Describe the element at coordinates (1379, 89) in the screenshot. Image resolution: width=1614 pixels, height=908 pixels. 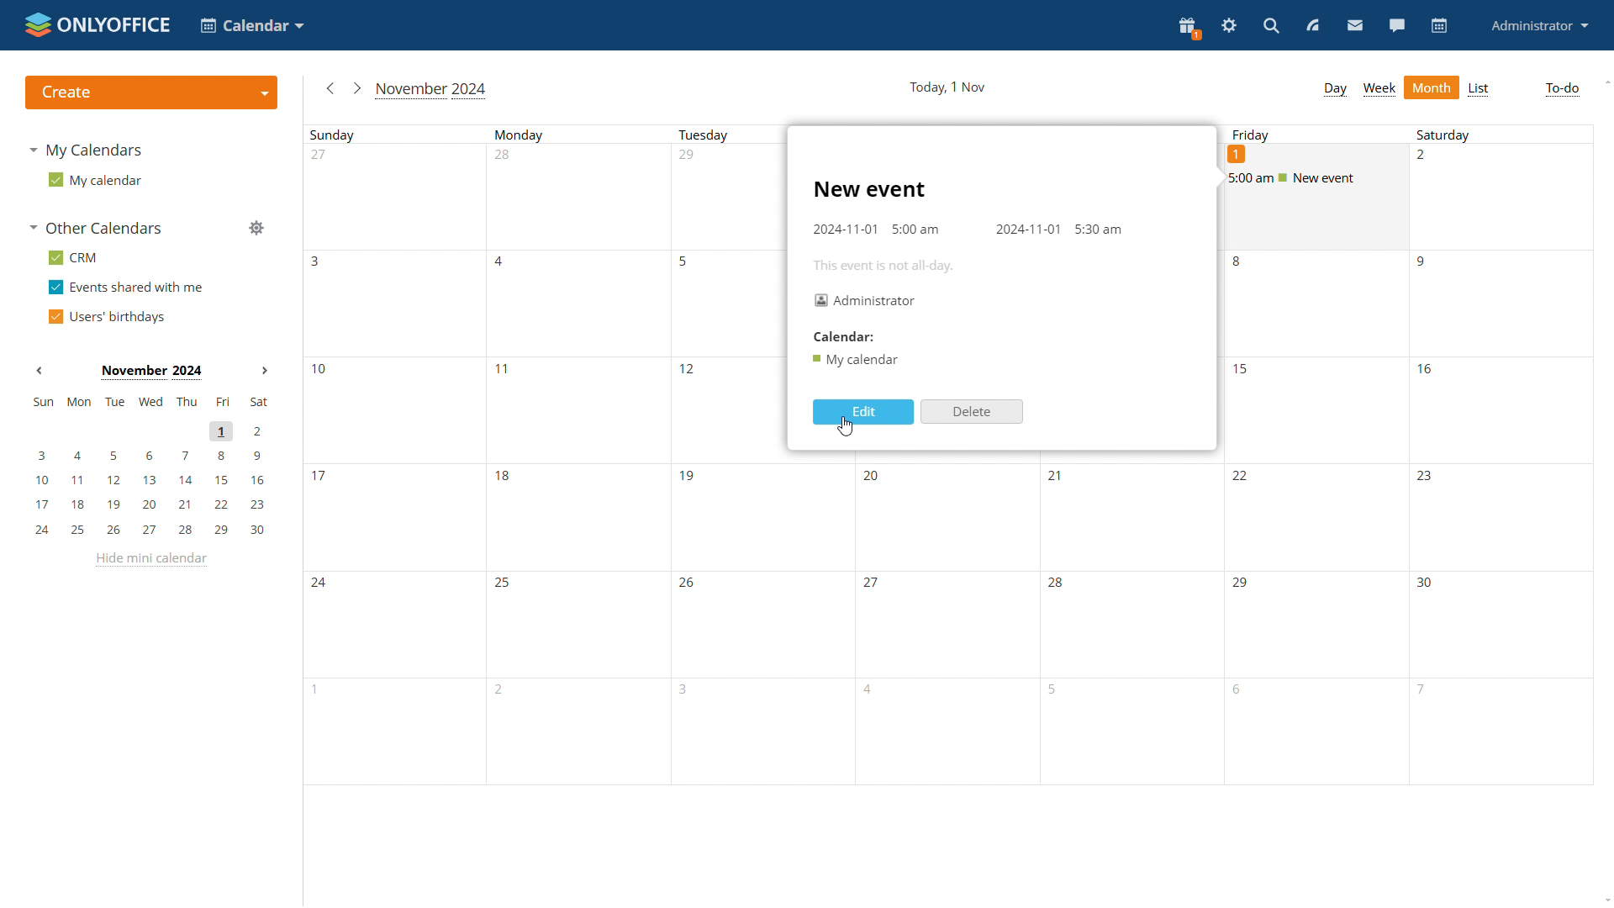
I see `week view` at that location.